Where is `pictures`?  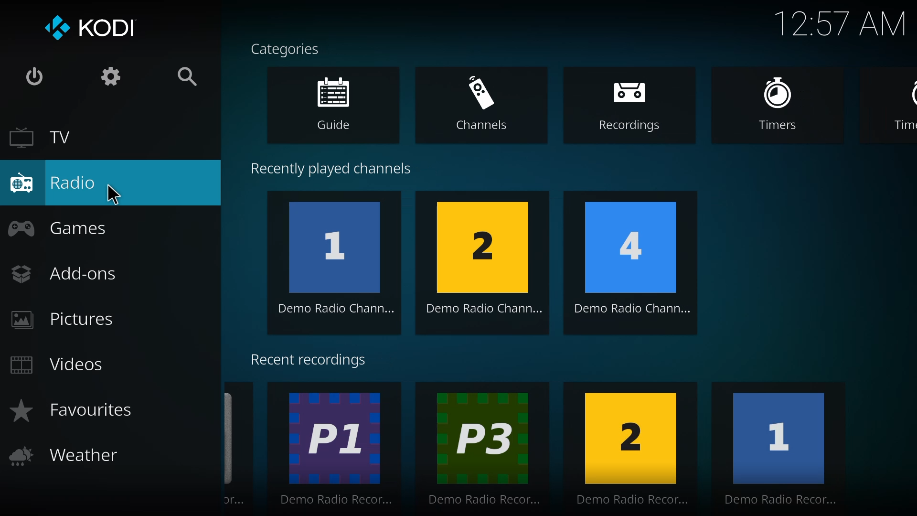 pictures is located at coordinates (64, 320).